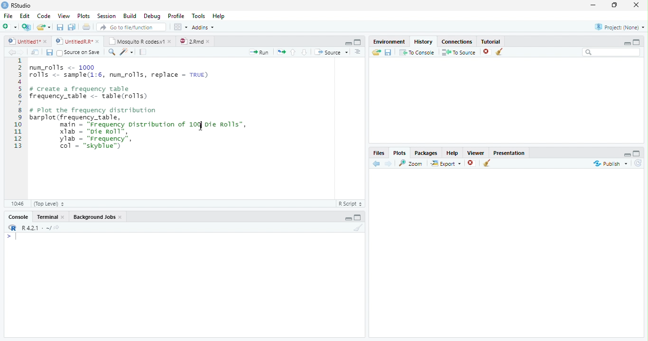 This screenshot has width=648, height=341. Describe the element at coordinates (376, 52) in the screenshot. I see `Load History from existing file` at that location.